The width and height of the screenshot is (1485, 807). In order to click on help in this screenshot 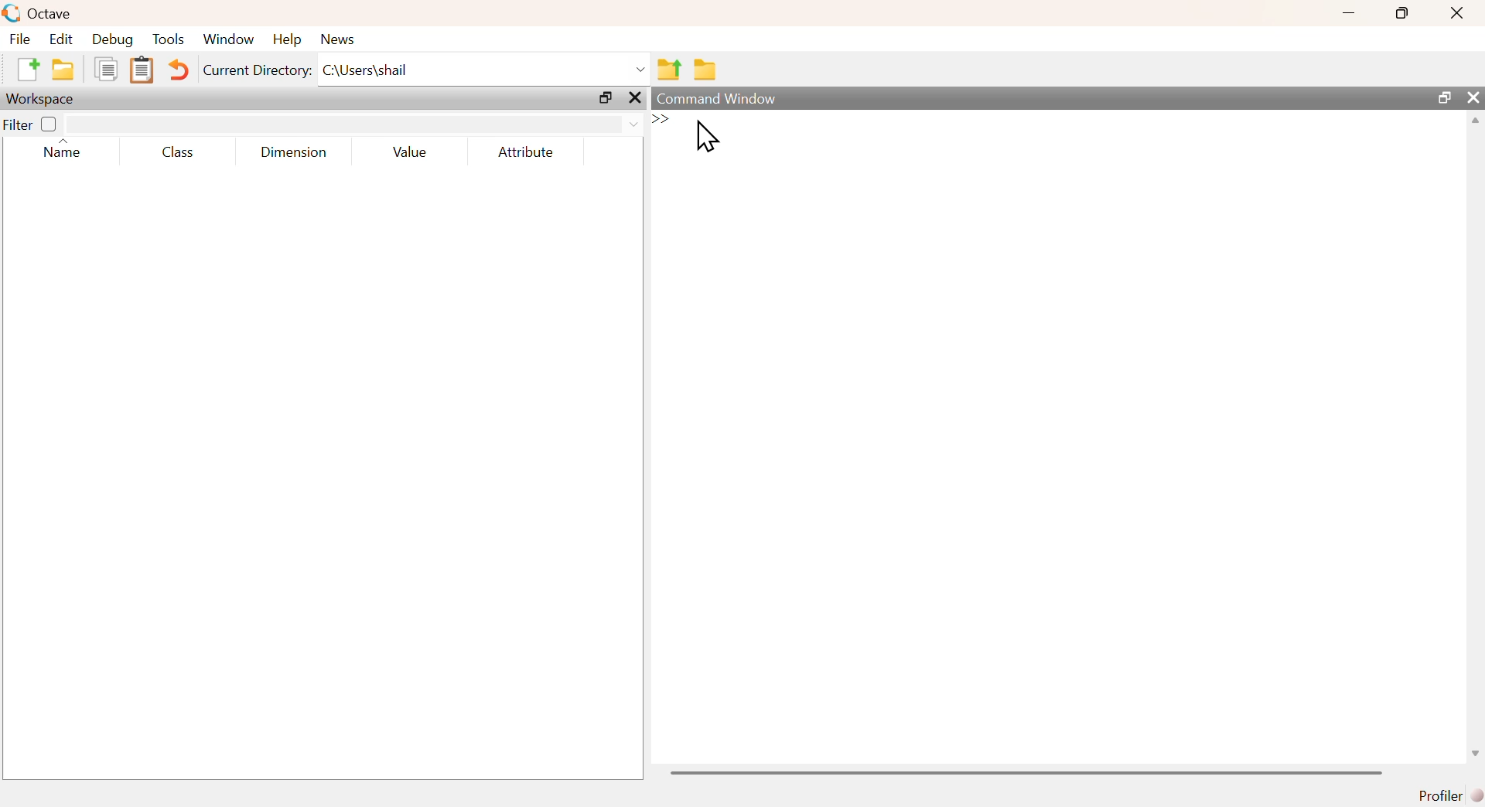, I will do `click(289, 41)`.